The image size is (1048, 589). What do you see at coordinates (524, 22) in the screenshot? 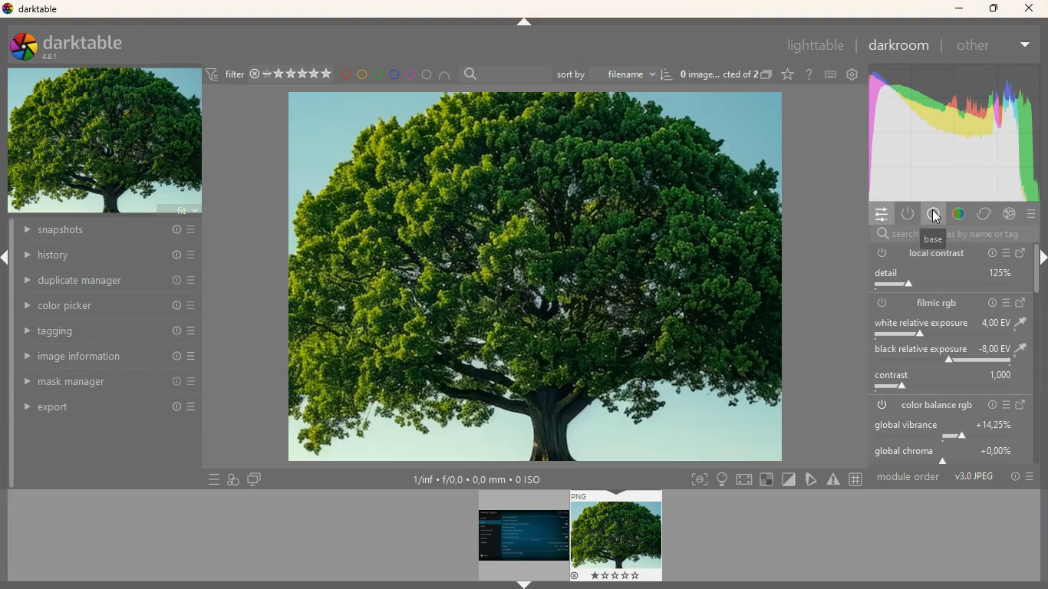
I see `arrow` at bounding box center [524, 22].